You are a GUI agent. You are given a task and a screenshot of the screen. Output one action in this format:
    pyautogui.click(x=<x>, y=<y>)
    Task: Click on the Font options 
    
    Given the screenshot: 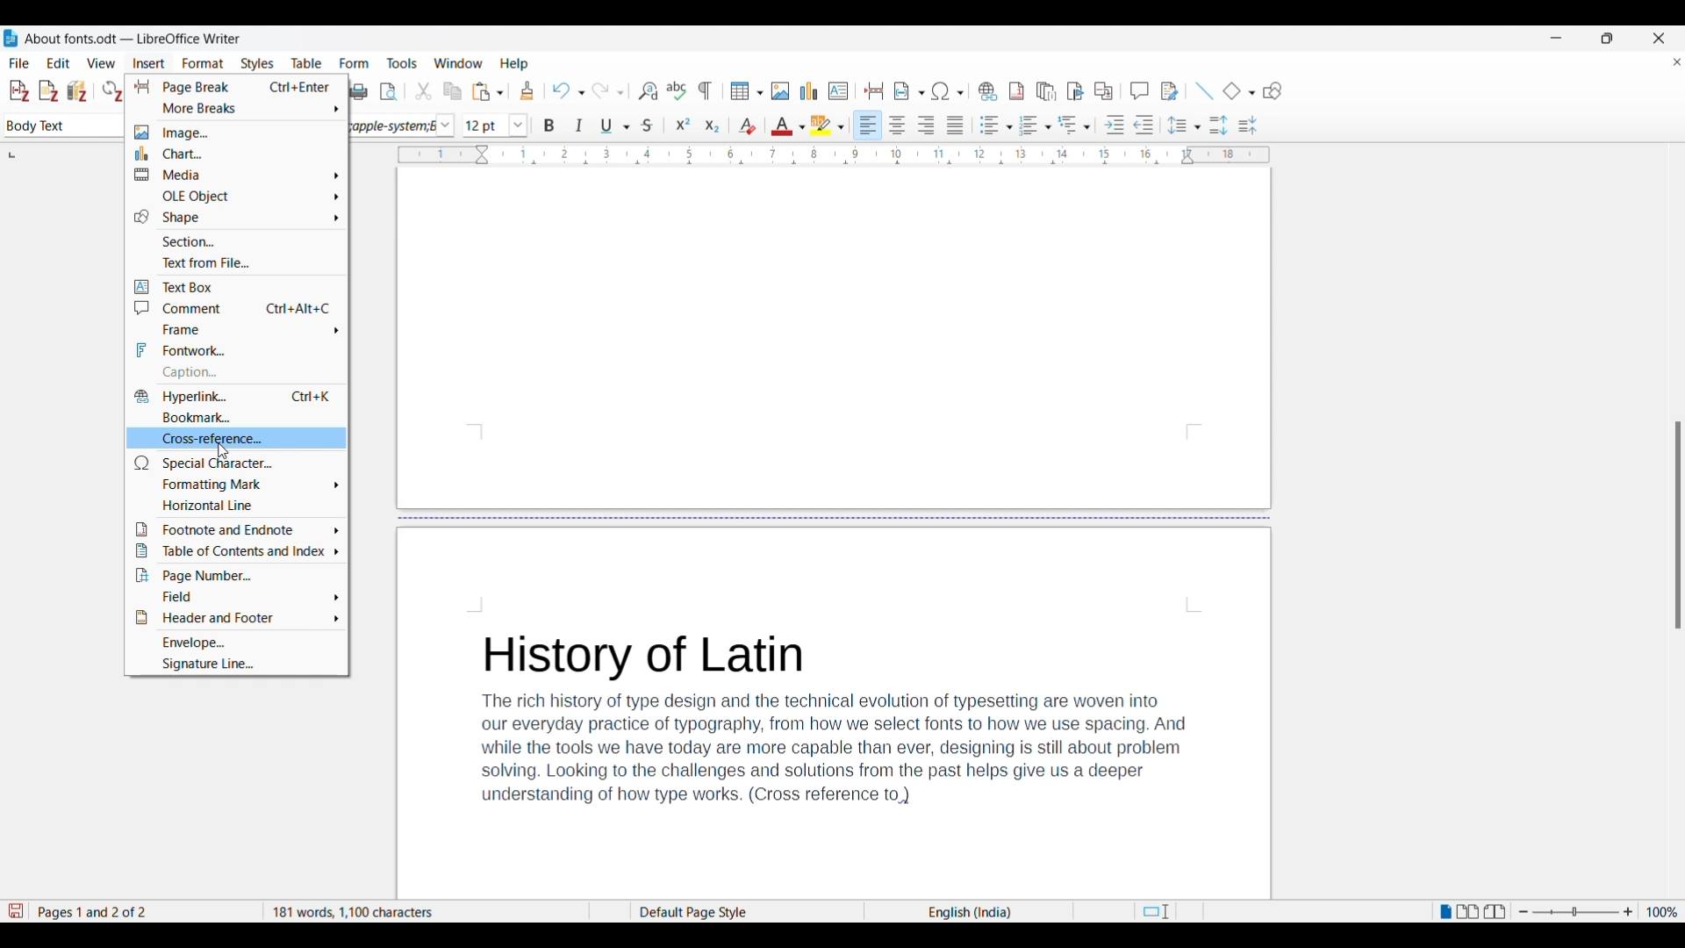 What is the action you would take?
    pyautogui.click(x=445, y=126)
    